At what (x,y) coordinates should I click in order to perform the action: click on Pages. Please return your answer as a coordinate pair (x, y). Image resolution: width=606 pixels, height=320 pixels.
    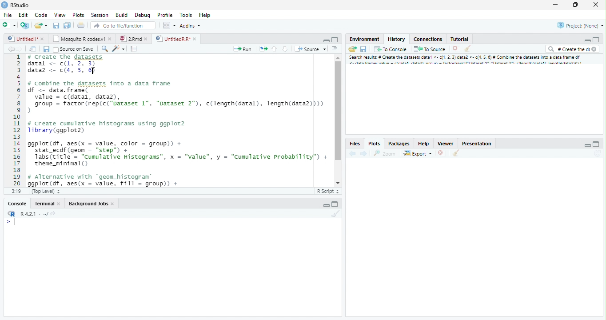
    Looking at the image, I should click on (133, 49).